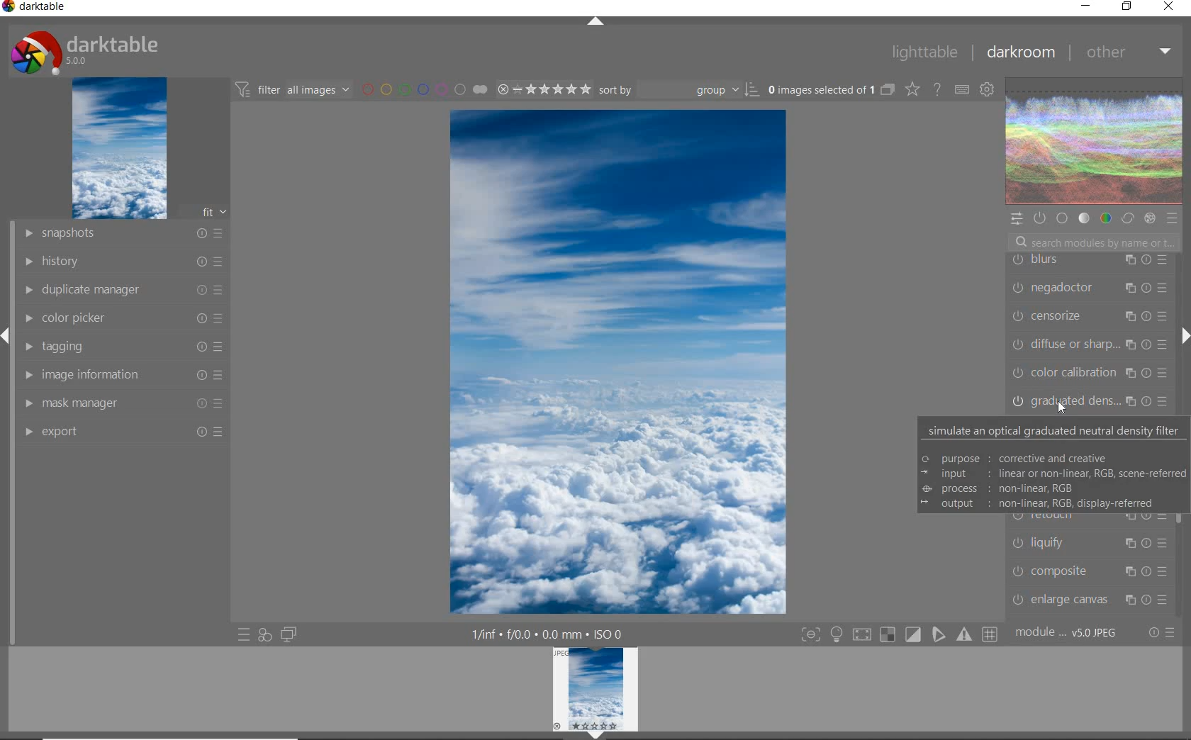 The height and width of the screenshot is (740, 1191). What do you see at coordinates (1092, 571) in the screenshot?
I see `composite` at bounding box center [1092, 571].